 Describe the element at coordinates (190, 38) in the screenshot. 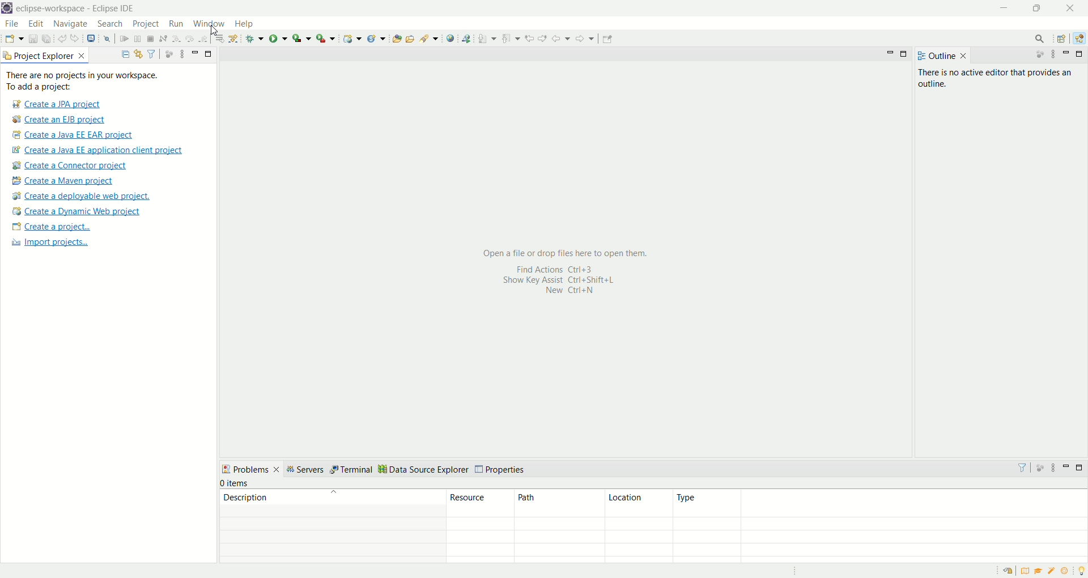

I see `step over` at that location.